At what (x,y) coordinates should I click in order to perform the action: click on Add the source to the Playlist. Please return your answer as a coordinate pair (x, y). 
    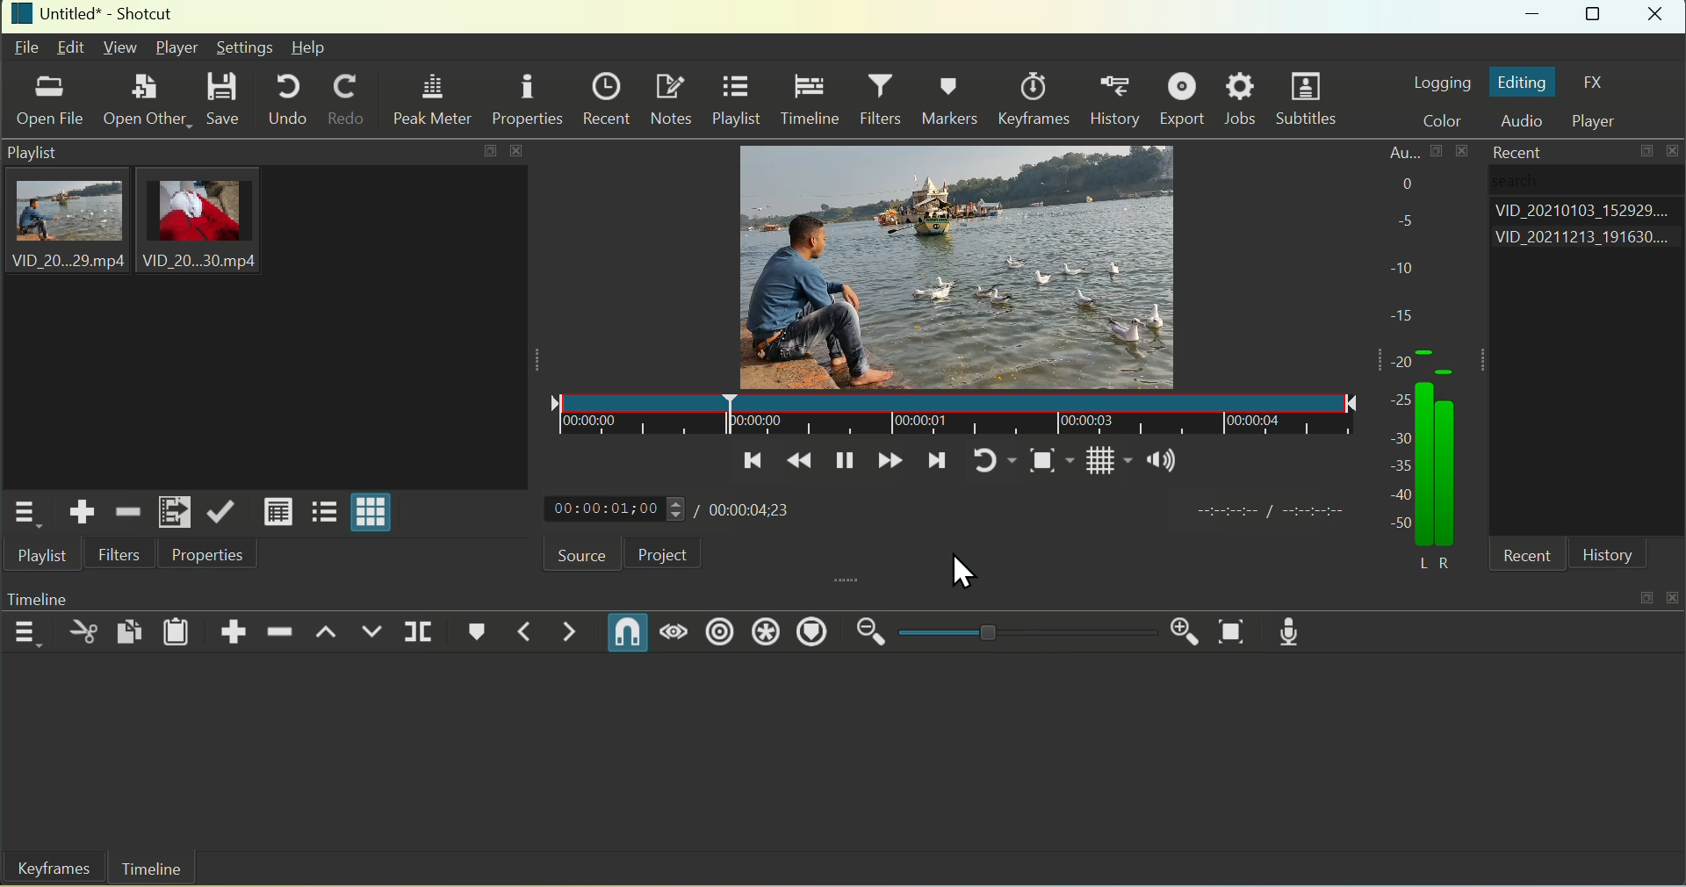
    Looking at the image, I should click on (83, 512).